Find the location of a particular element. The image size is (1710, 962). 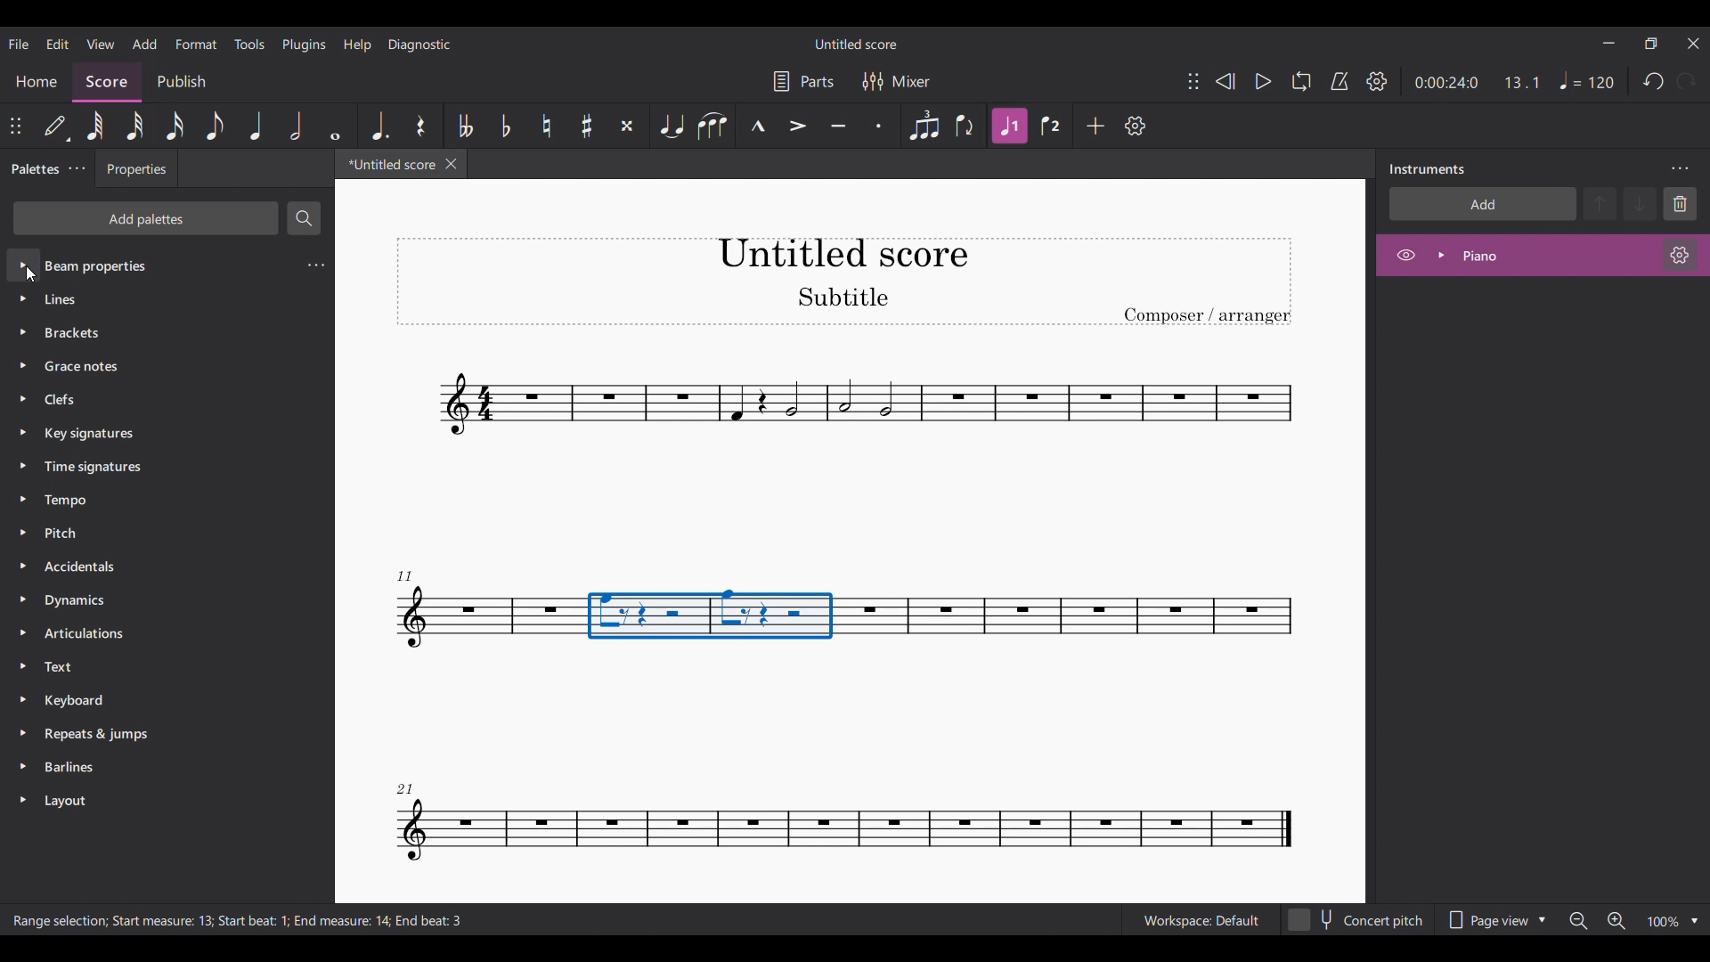

Show/Hide is located at coordinates (1405, 256).